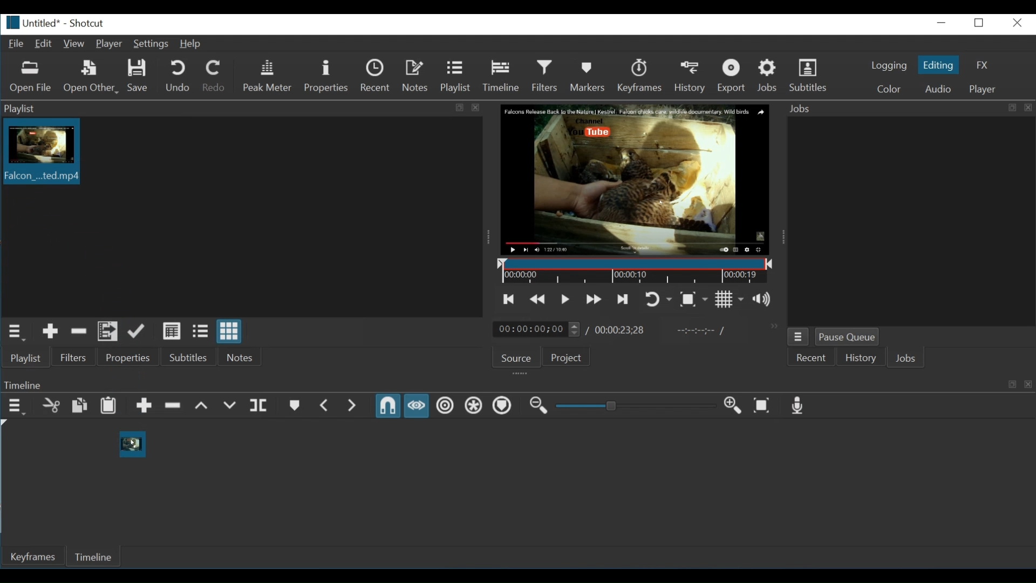 This screenshot has height=583, width=1036. I want to click on Source, so click(517, 358).